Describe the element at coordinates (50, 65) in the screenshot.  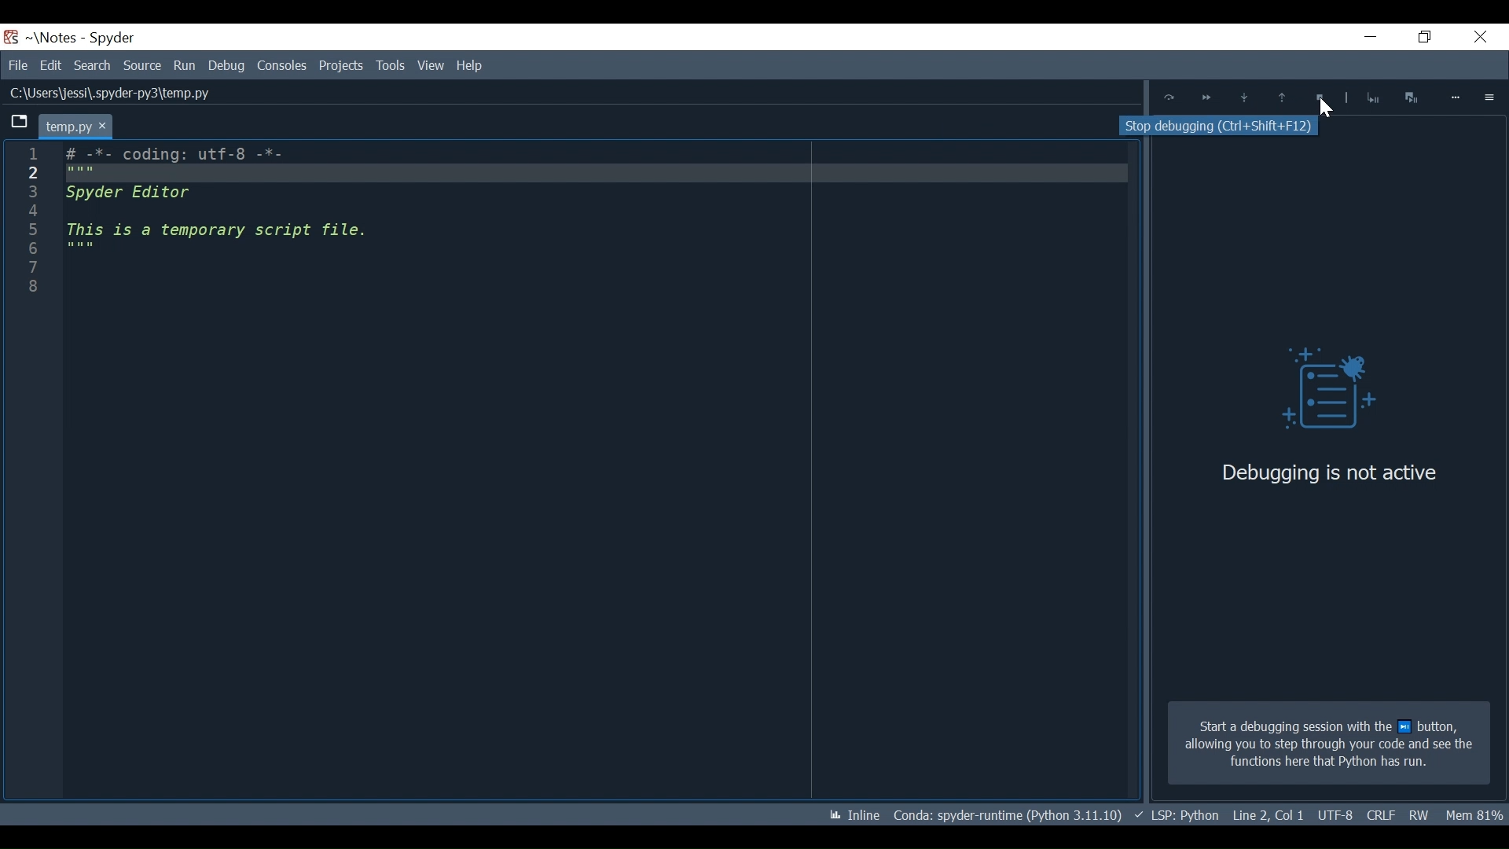
I see `Edit` at that location.